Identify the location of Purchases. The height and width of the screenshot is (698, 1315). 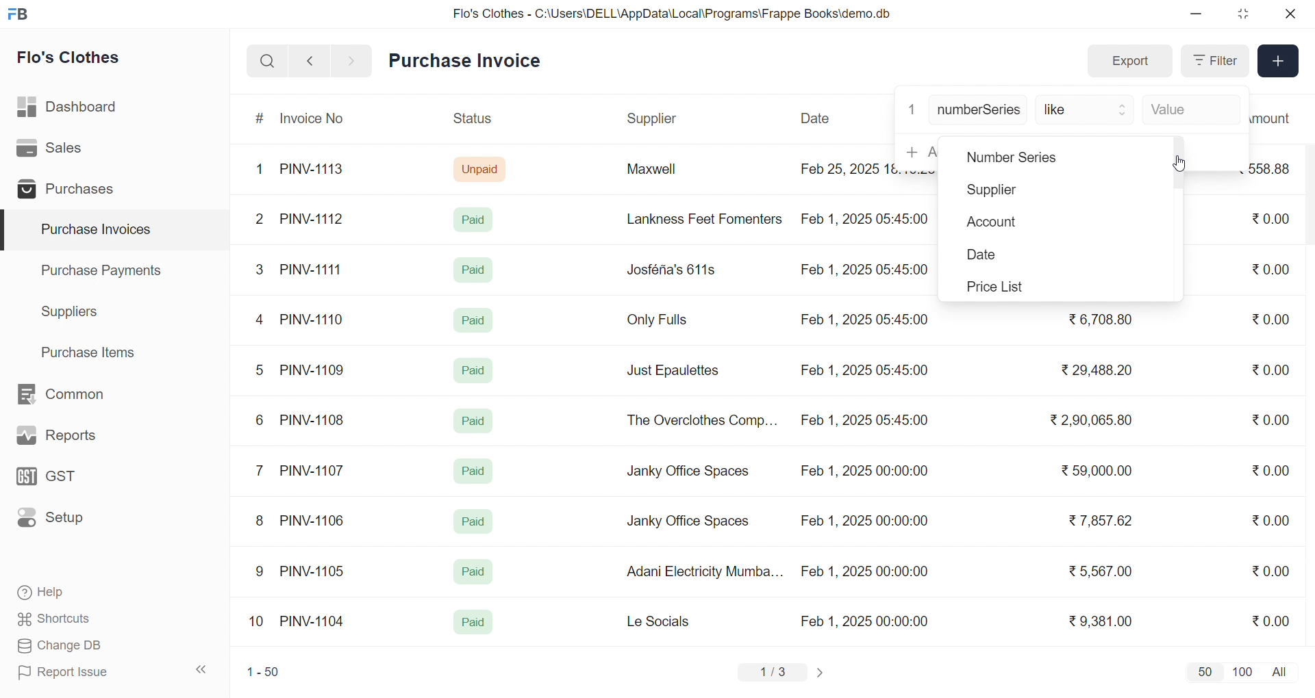
(71, 191).